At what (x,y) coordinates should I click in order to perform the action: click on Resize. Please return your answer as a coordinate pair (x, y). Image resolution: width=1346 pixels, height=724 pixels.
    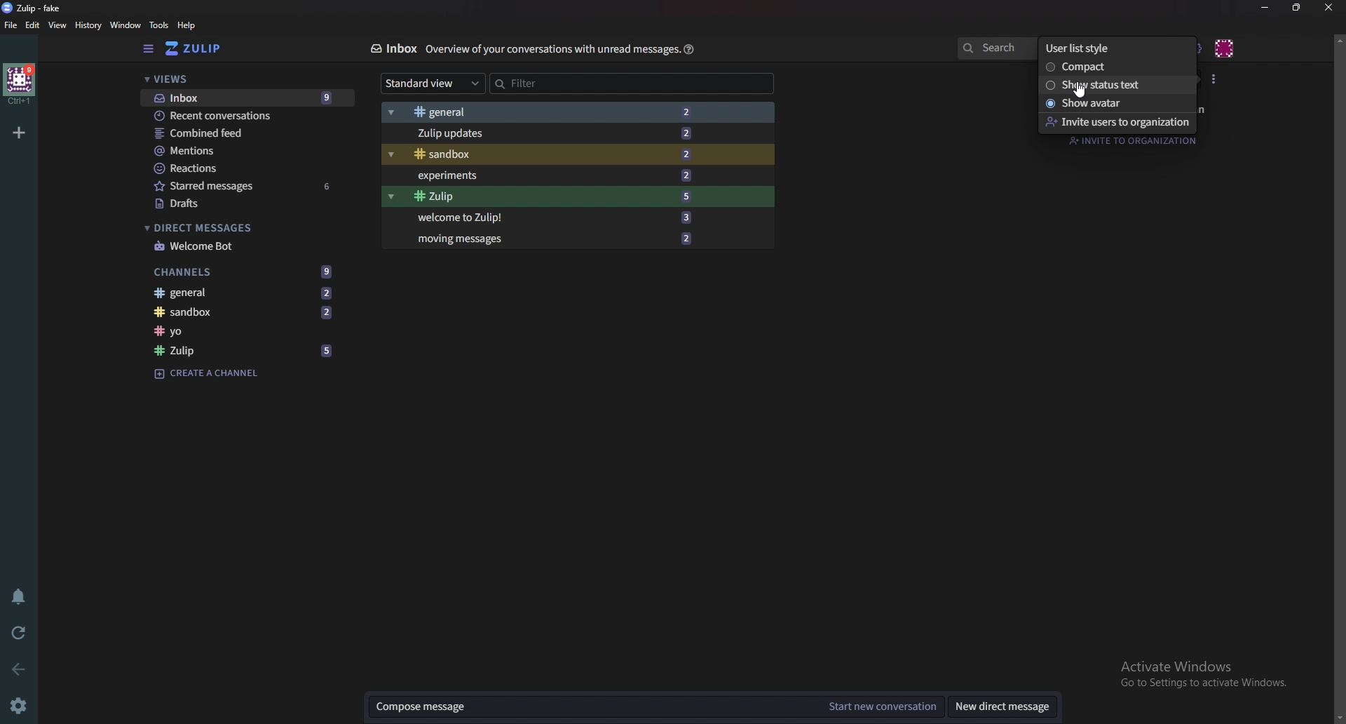
    Looking at the image, I should click on (1297, 8).